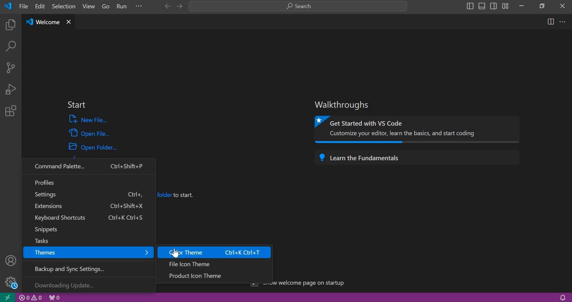  I want to click on file, so click(24, 6).